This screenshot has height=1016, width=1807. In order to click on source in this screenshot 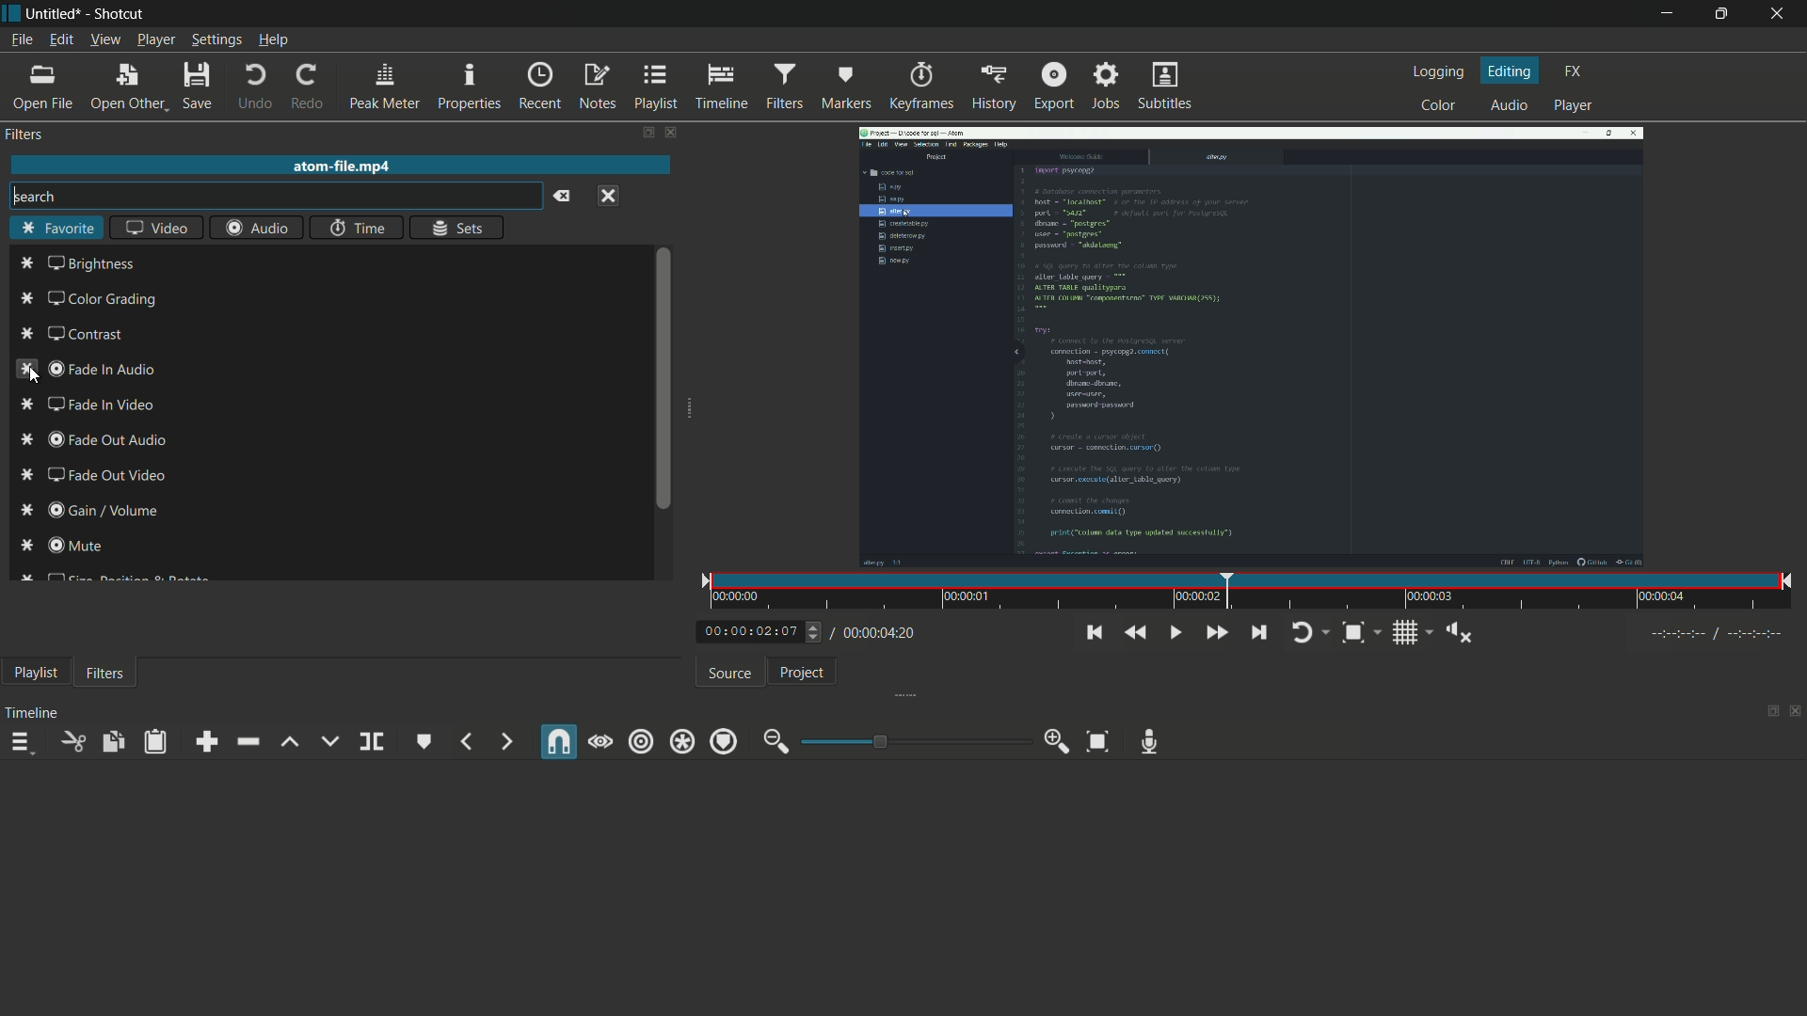, I will do `click(732, 674)`.